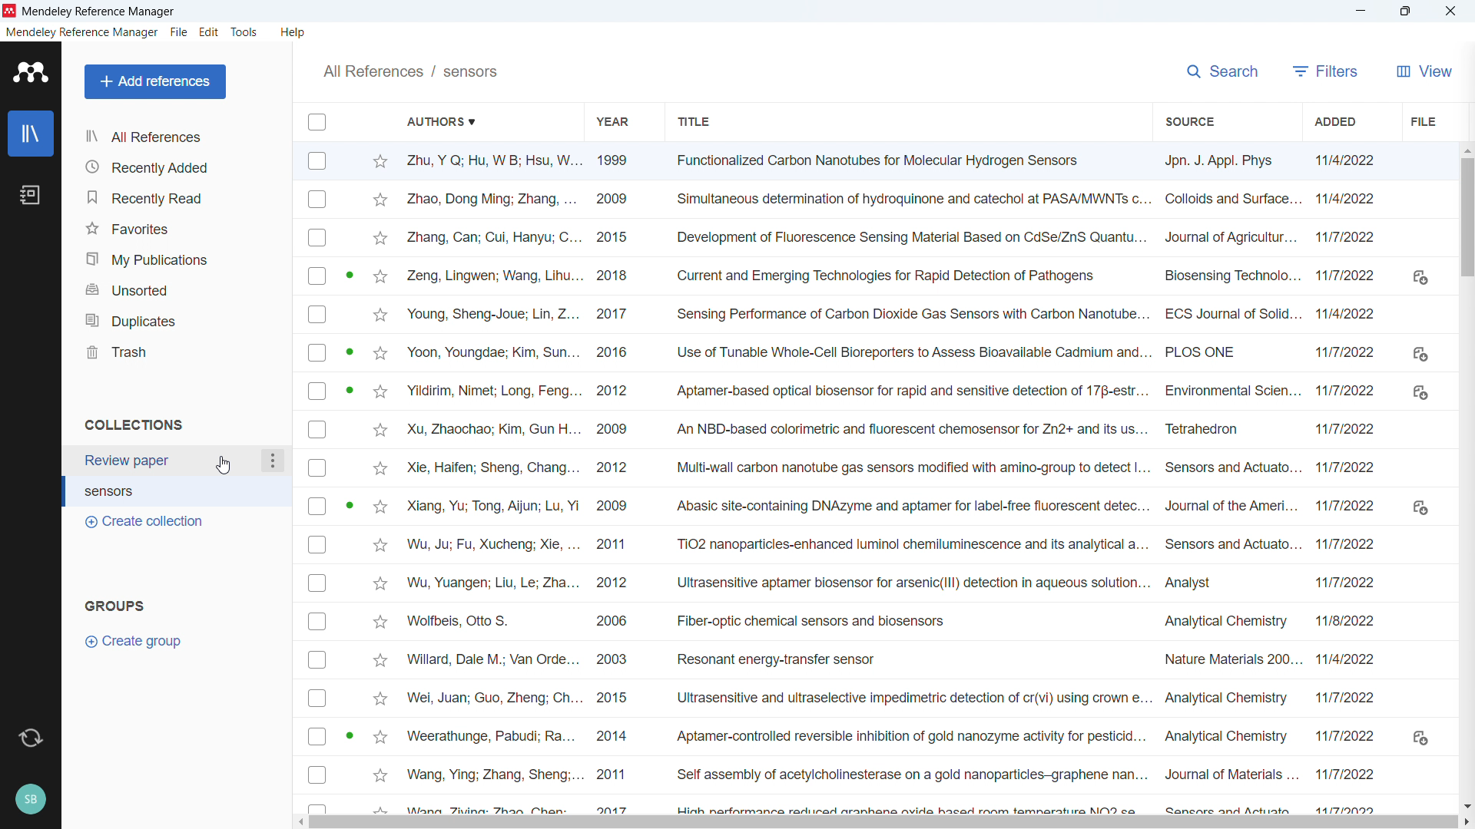 The height and width of the screenshot is (829, 1475). Describe the element at coordinates (140, 641) in the screenshot. I see `Create groups ` at that location.